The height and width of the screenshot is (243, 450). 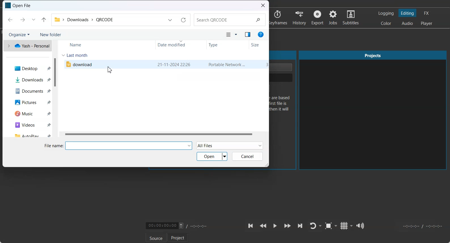 What do you see at coordinates (27, 79) in the screenshot?
I see `Downloads` at bounding box center [27, 79].